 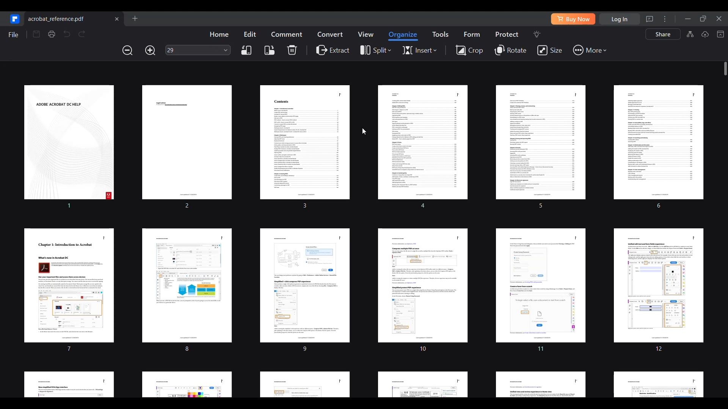 I want to click on Zoom in, so click(x=150, y=50).